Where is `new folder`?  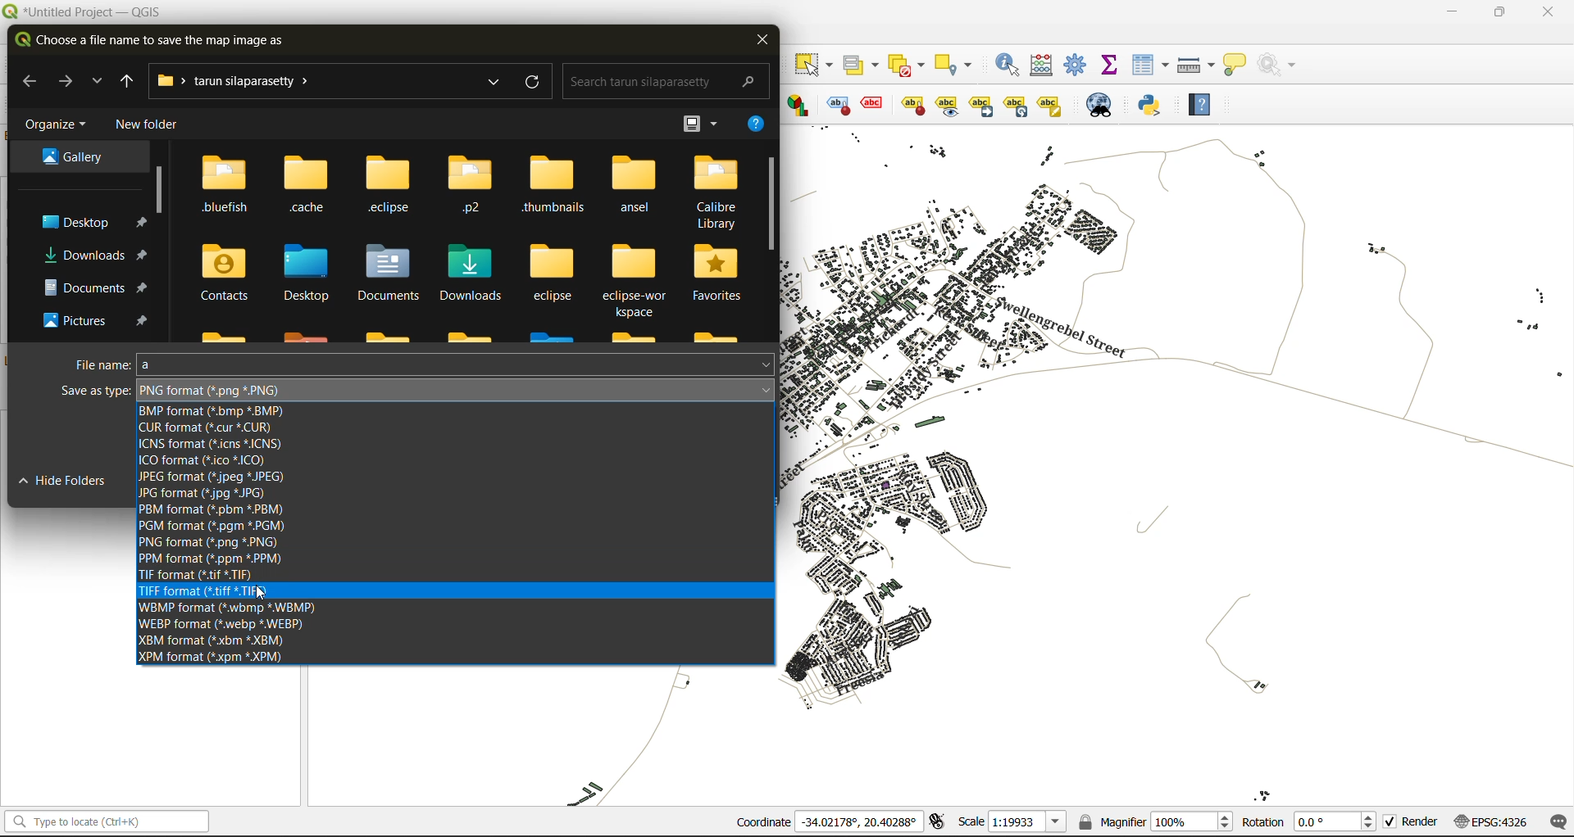
new folder is located at coordinates (144, 125).